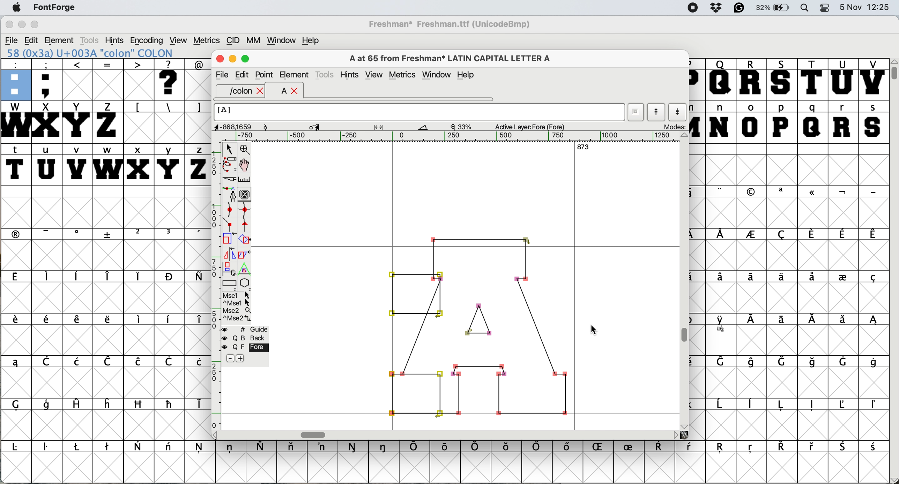 The height and width of the screenshot is (484, 899). What do you see at coordinates (295, 92) in the screenshot?
I see `close` at bounding box center [295, 92].